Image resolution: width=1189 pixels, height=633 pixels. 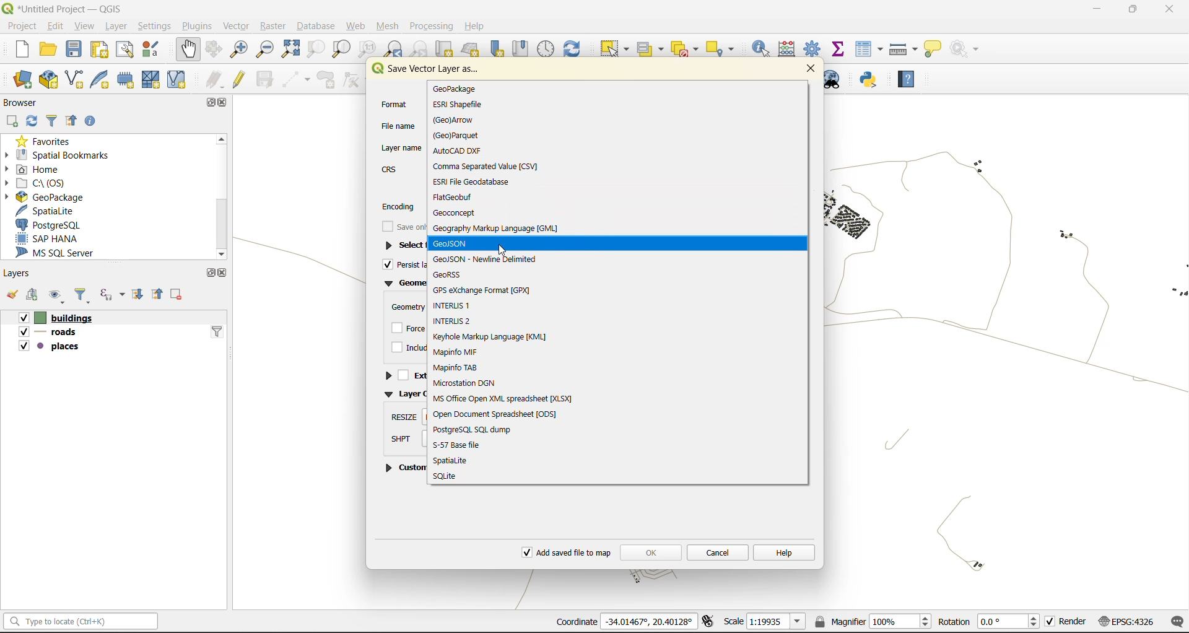 What do you see at coordinates (445, 48) in the screenshot?
I see `cut` at bounding box center [445, 48].